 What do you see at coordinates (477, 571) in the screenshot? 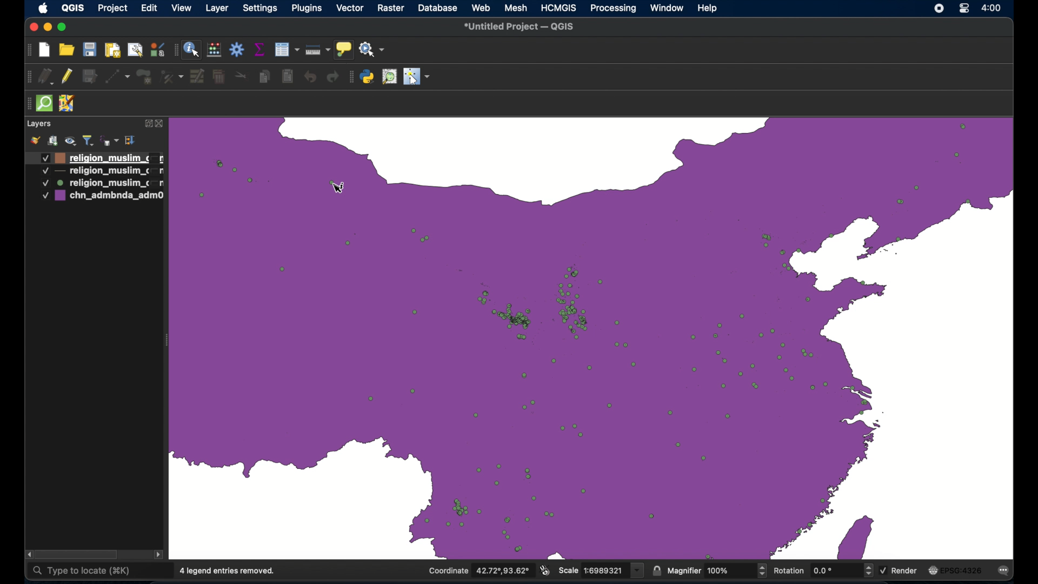
I see `coordinate` at bounding box center [477, 571].